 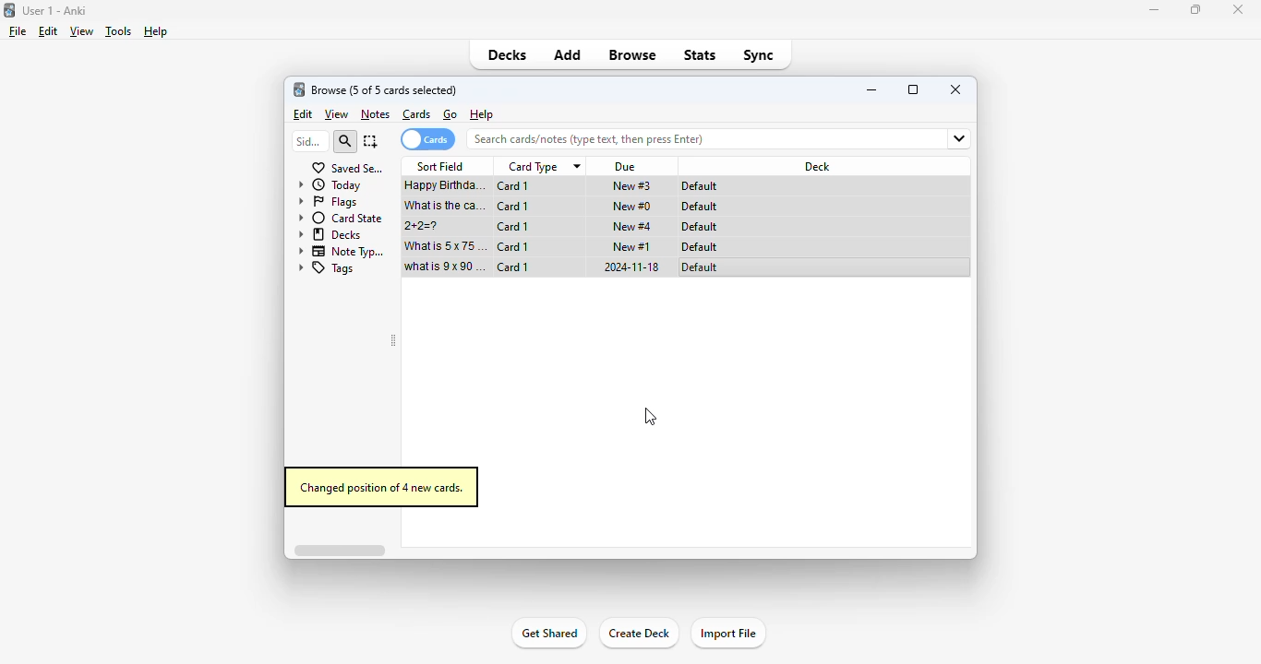 I want to click on default, so click(x=699, y=227).